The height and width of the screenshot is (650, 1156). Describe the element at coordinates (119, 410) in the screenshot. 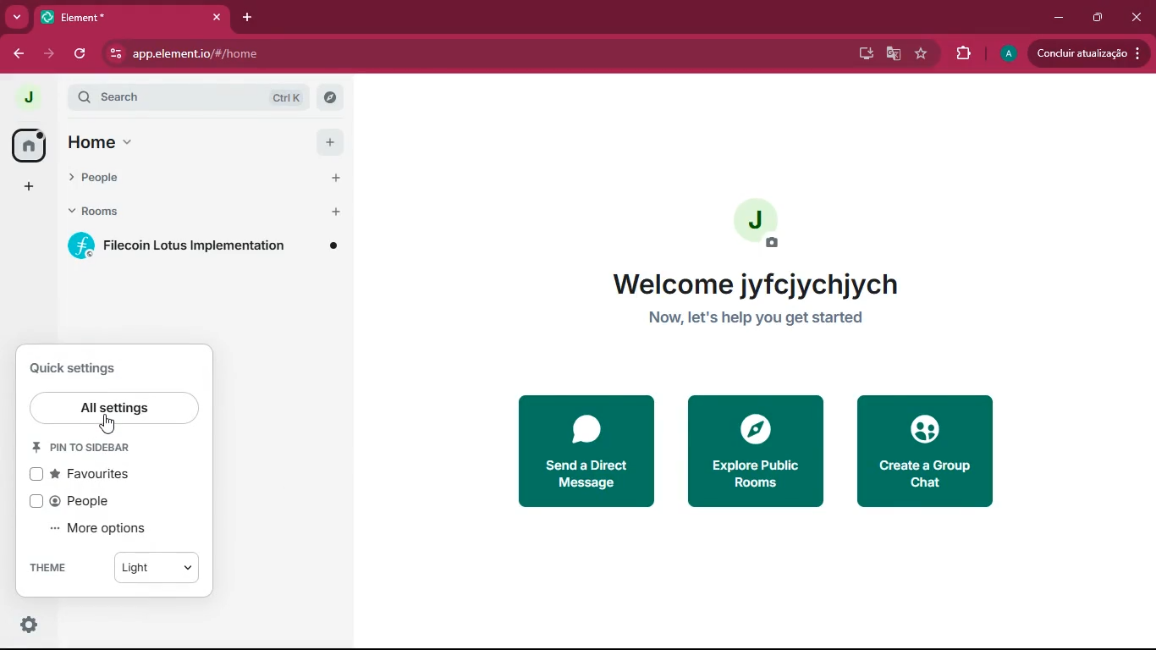

I see `all settings` at that location.